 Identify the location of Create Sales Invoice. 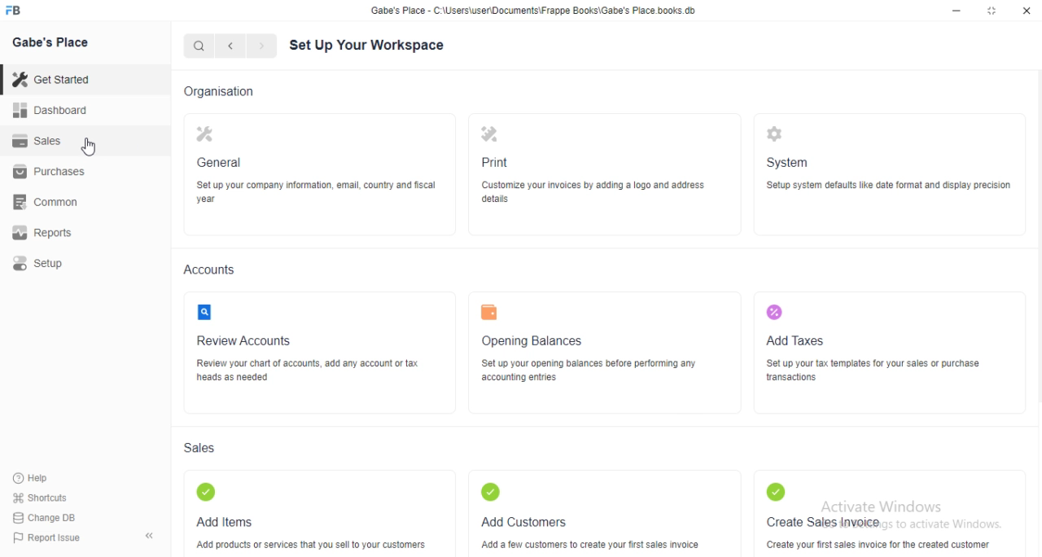
(823, 522).